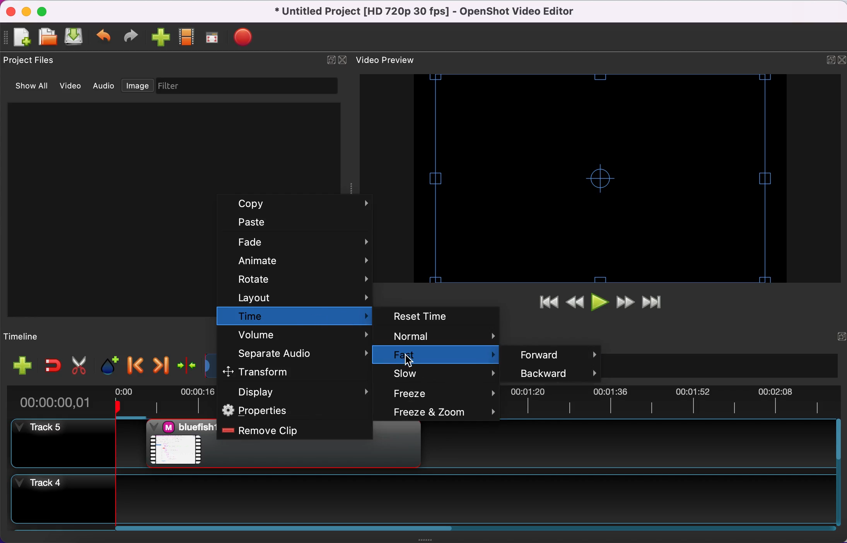  What do you see at coordinates (555, 374) in the screenshot?
I see `backward` at bounding box center [555, 374].